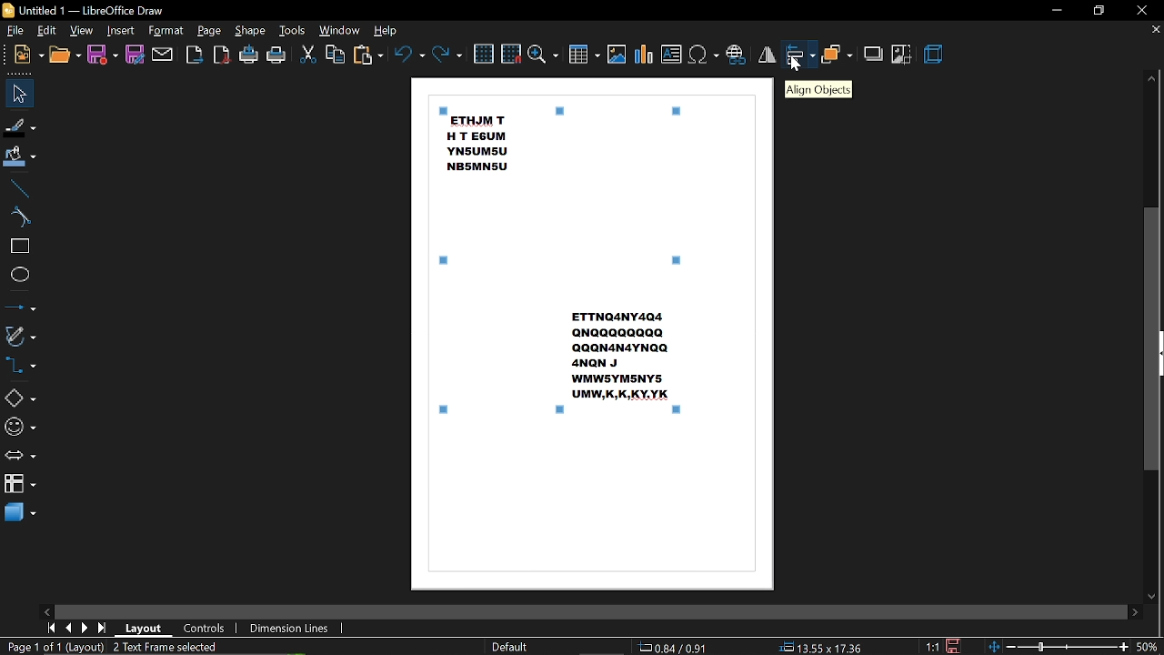 The width and height of the screenshot is (1164, 655). What do you see at coordinates (87, 628) in the screenshot?
I see `next page` at bounding box center [87, 628].